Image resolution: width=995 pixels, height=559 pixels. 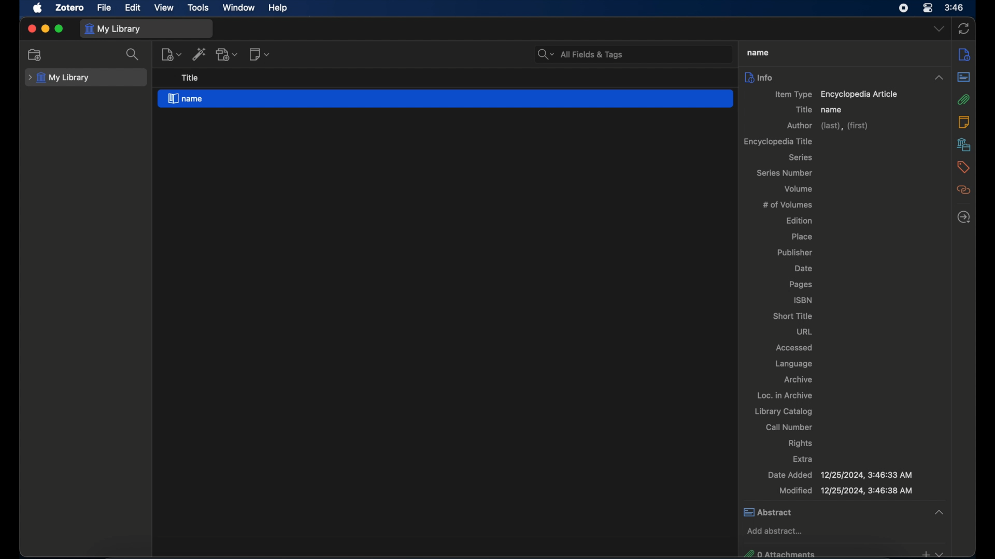 I want to click on info, so click(x=759, y=77).